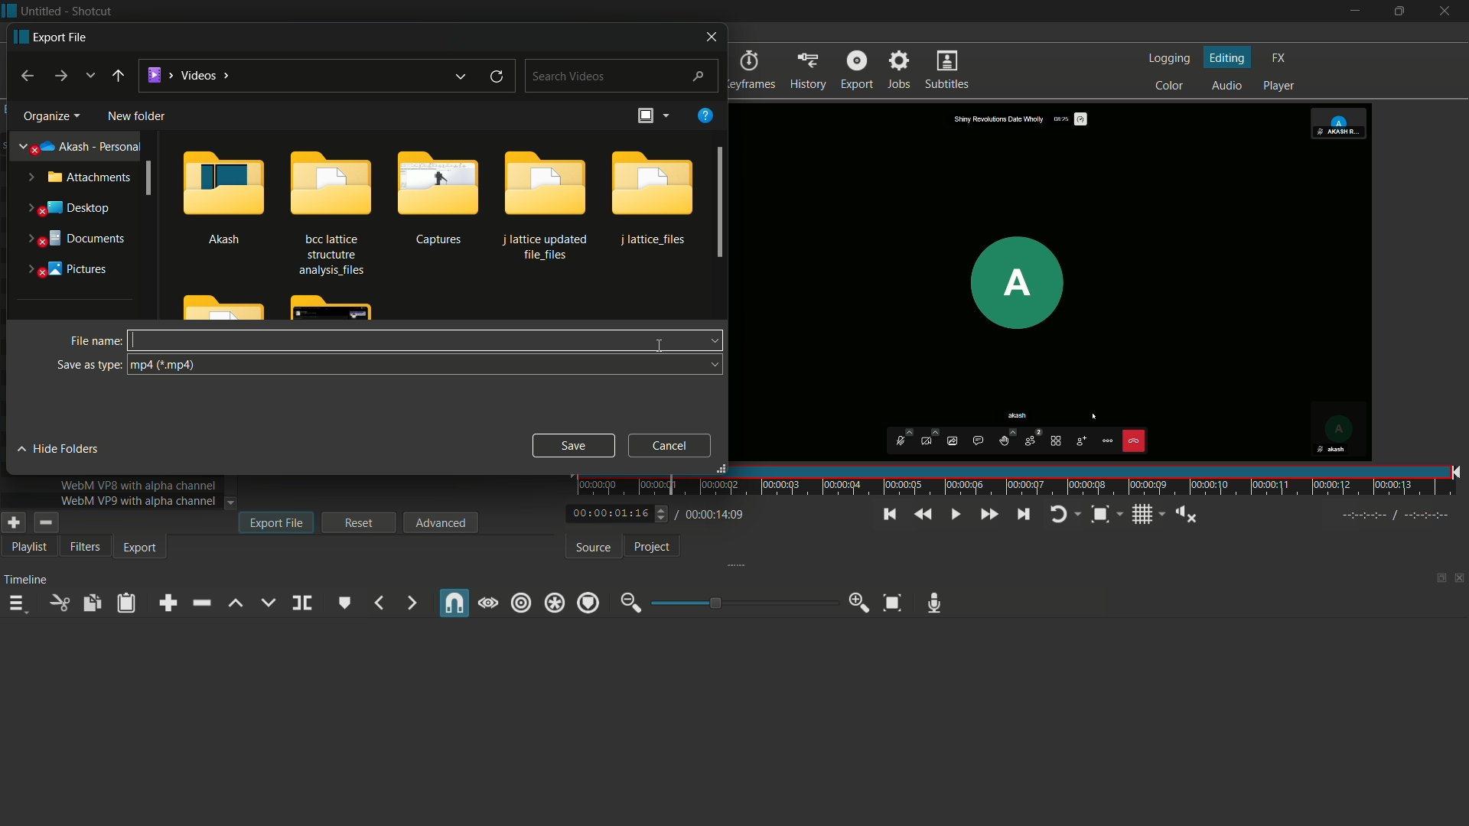 The image size is (1469, 826). What do you see at coordinates (236, 603) in the screenshot?
I see `lift` at bounding box center [236, 603].